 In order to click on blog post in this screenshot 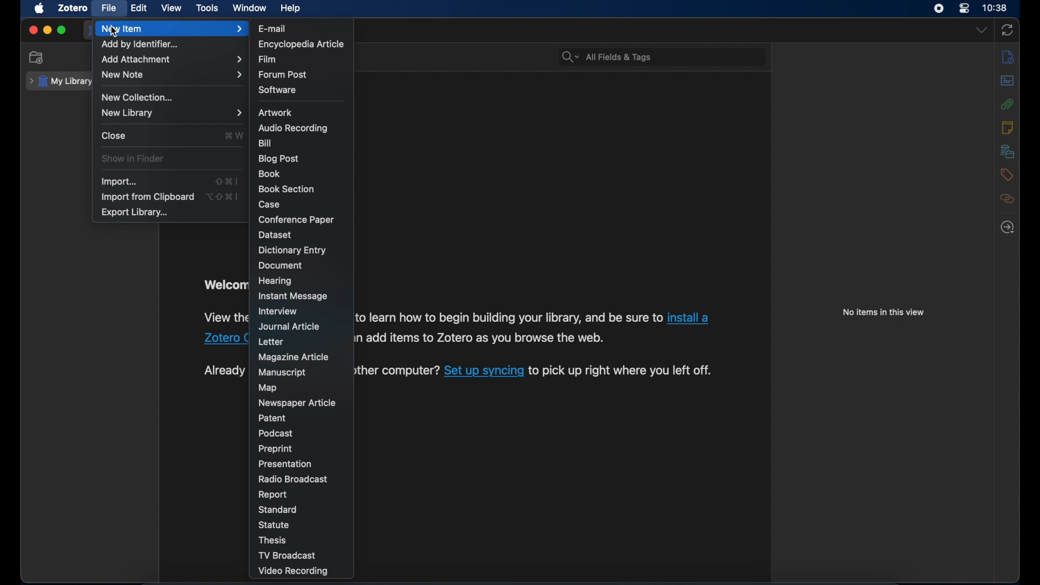, I will do `click(279, 159)`.